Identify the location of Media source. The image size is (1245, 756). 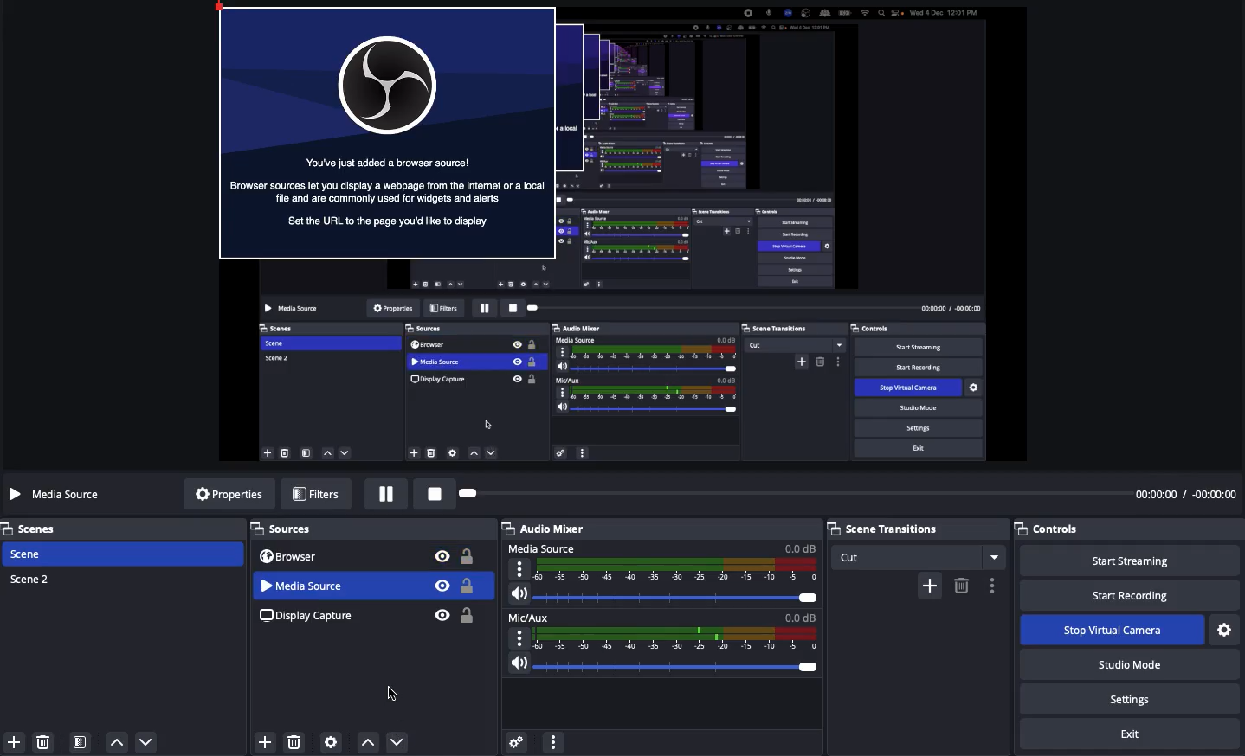
(59, 496).